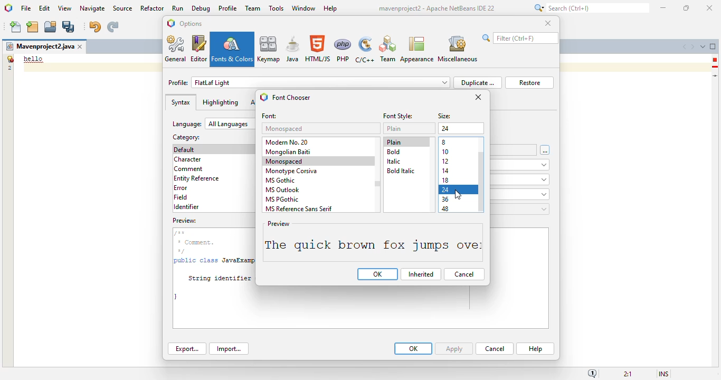 This screenshot has height=380, width=721. Describe the element at coordinates (548, 23) in the screenshot. I see `close` at that location.